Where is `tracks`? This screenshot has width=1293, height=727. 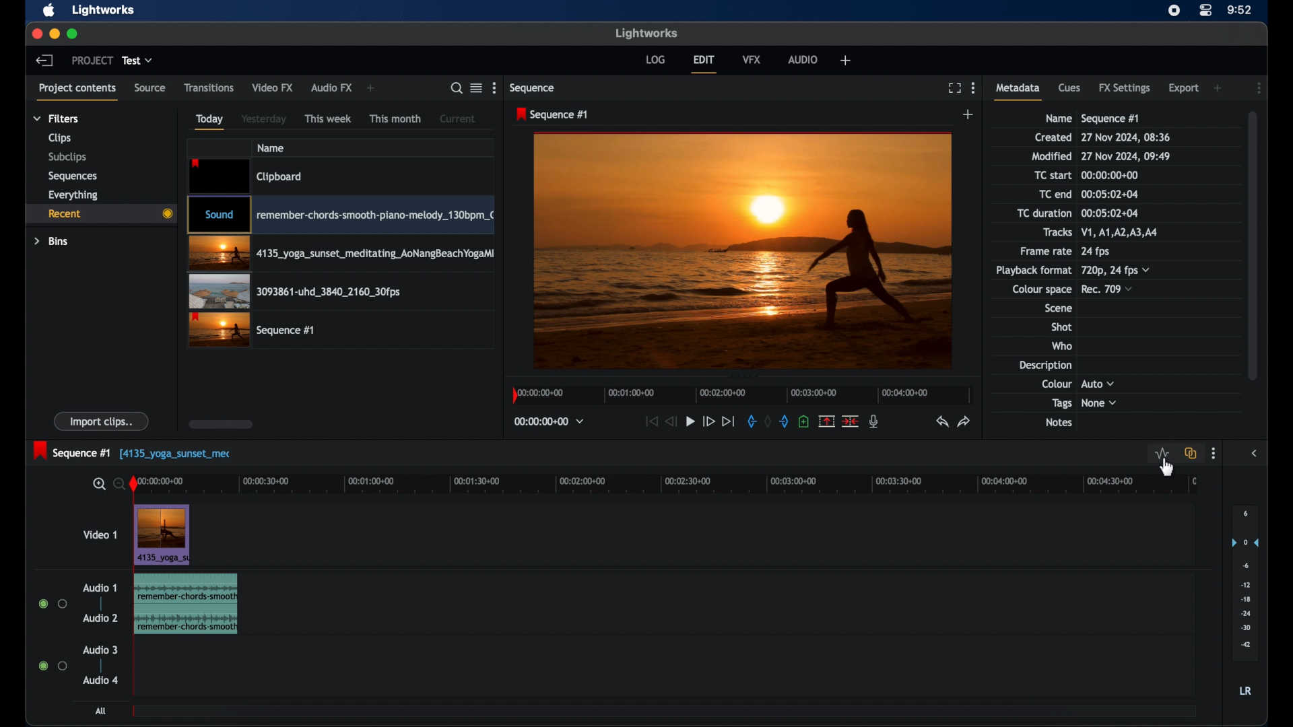
tracks is located at coordinates (1057, 232).